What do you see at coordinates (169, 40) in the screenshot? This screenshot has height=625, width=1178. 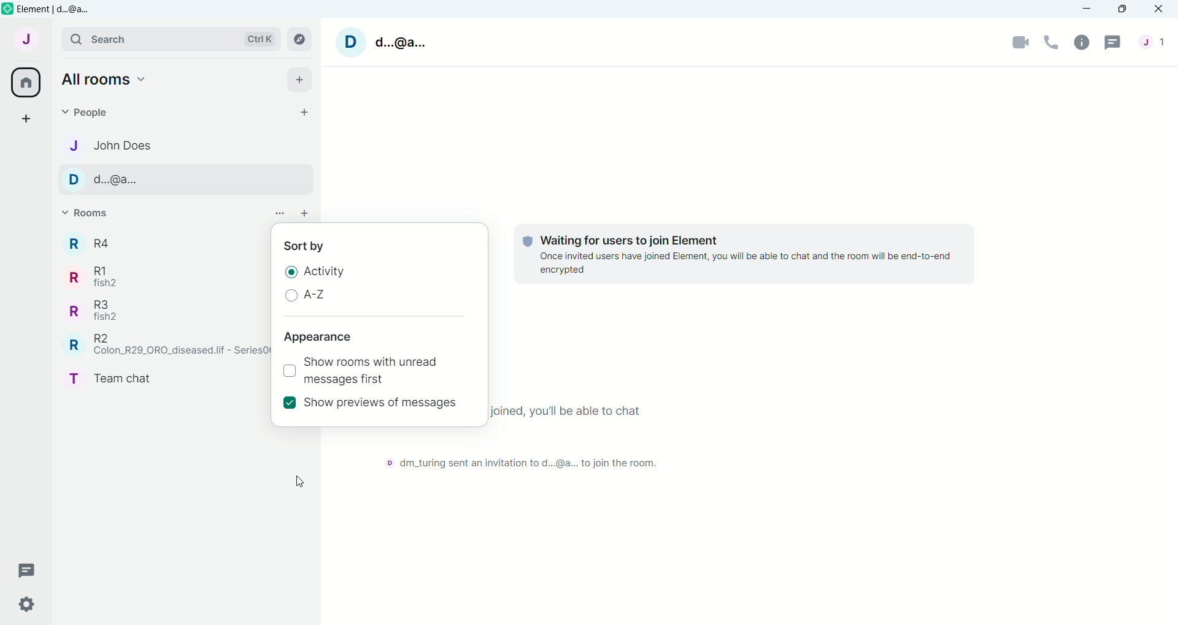 I see `search Ctrl K` at bounding box center [169, 40].